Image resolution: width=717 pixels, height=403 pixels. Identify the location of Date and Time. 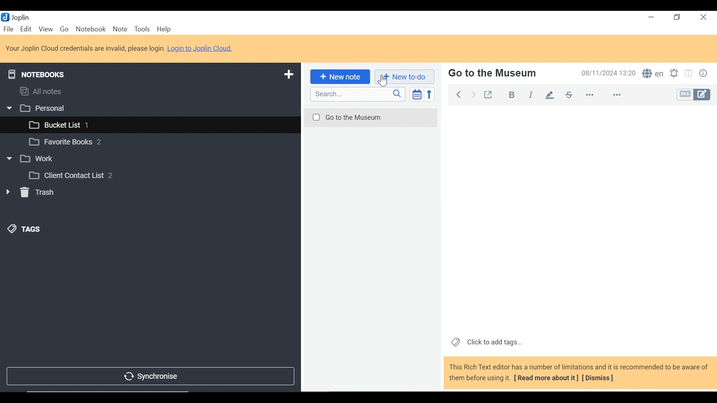
(609, 74).